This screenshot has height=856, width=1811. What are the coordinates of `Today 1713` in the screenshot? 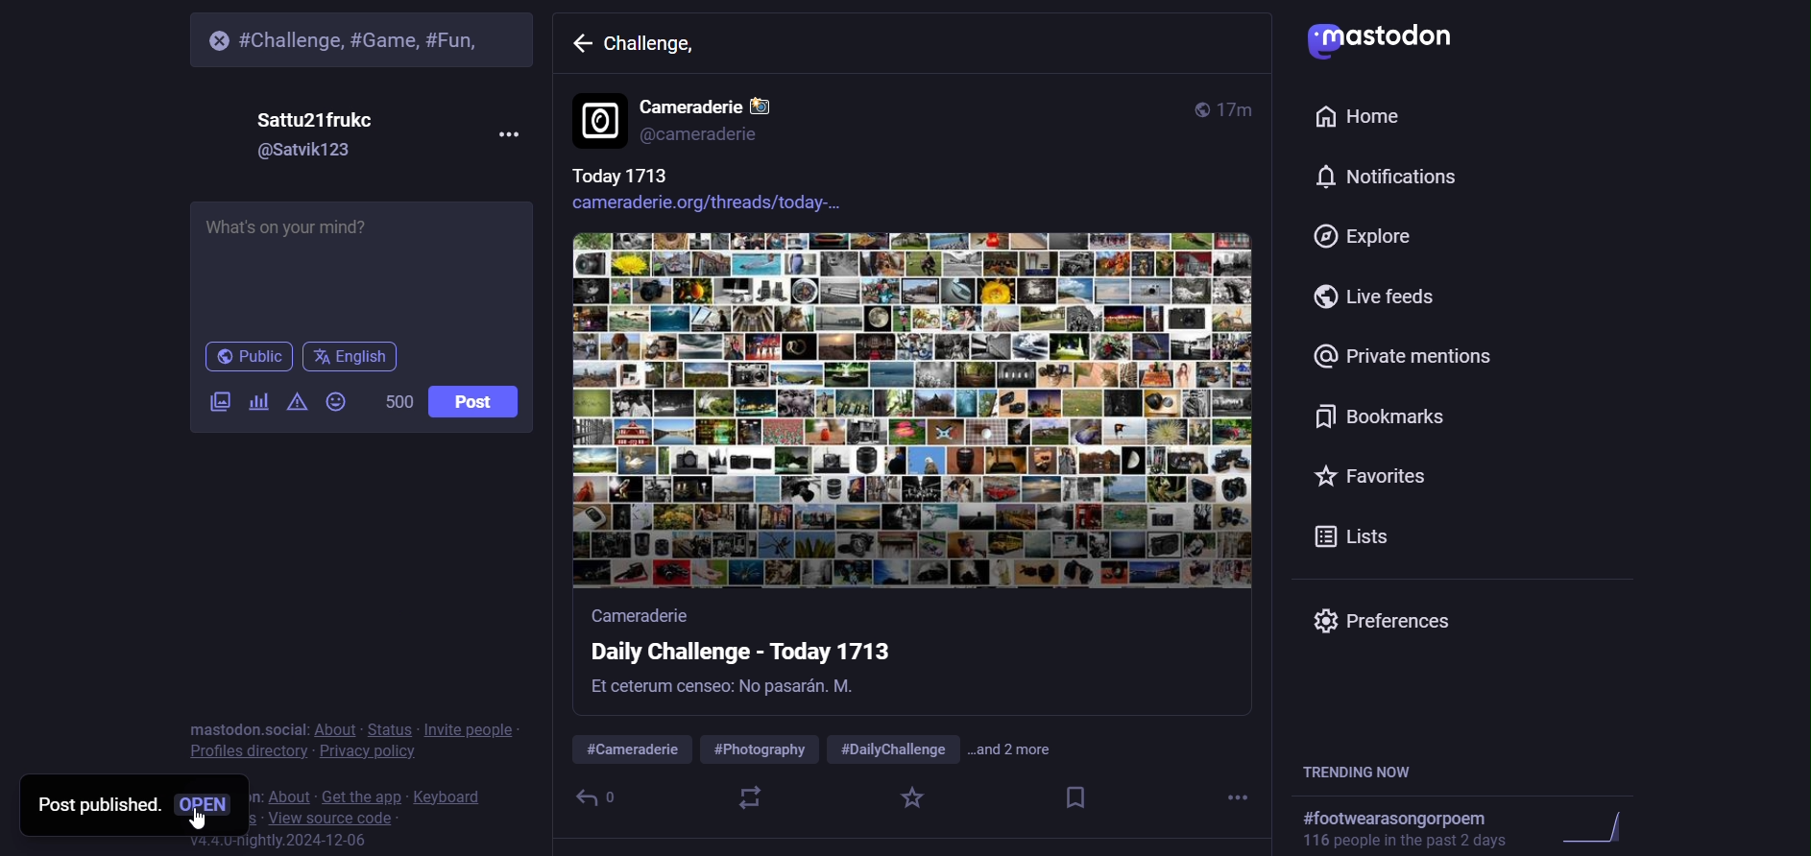 It's located at (616, 176).